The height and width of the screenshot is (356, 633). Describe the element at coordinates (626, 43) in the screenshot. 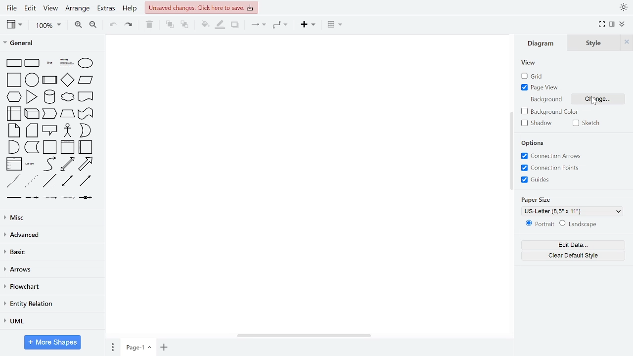

I see `close` at that location.